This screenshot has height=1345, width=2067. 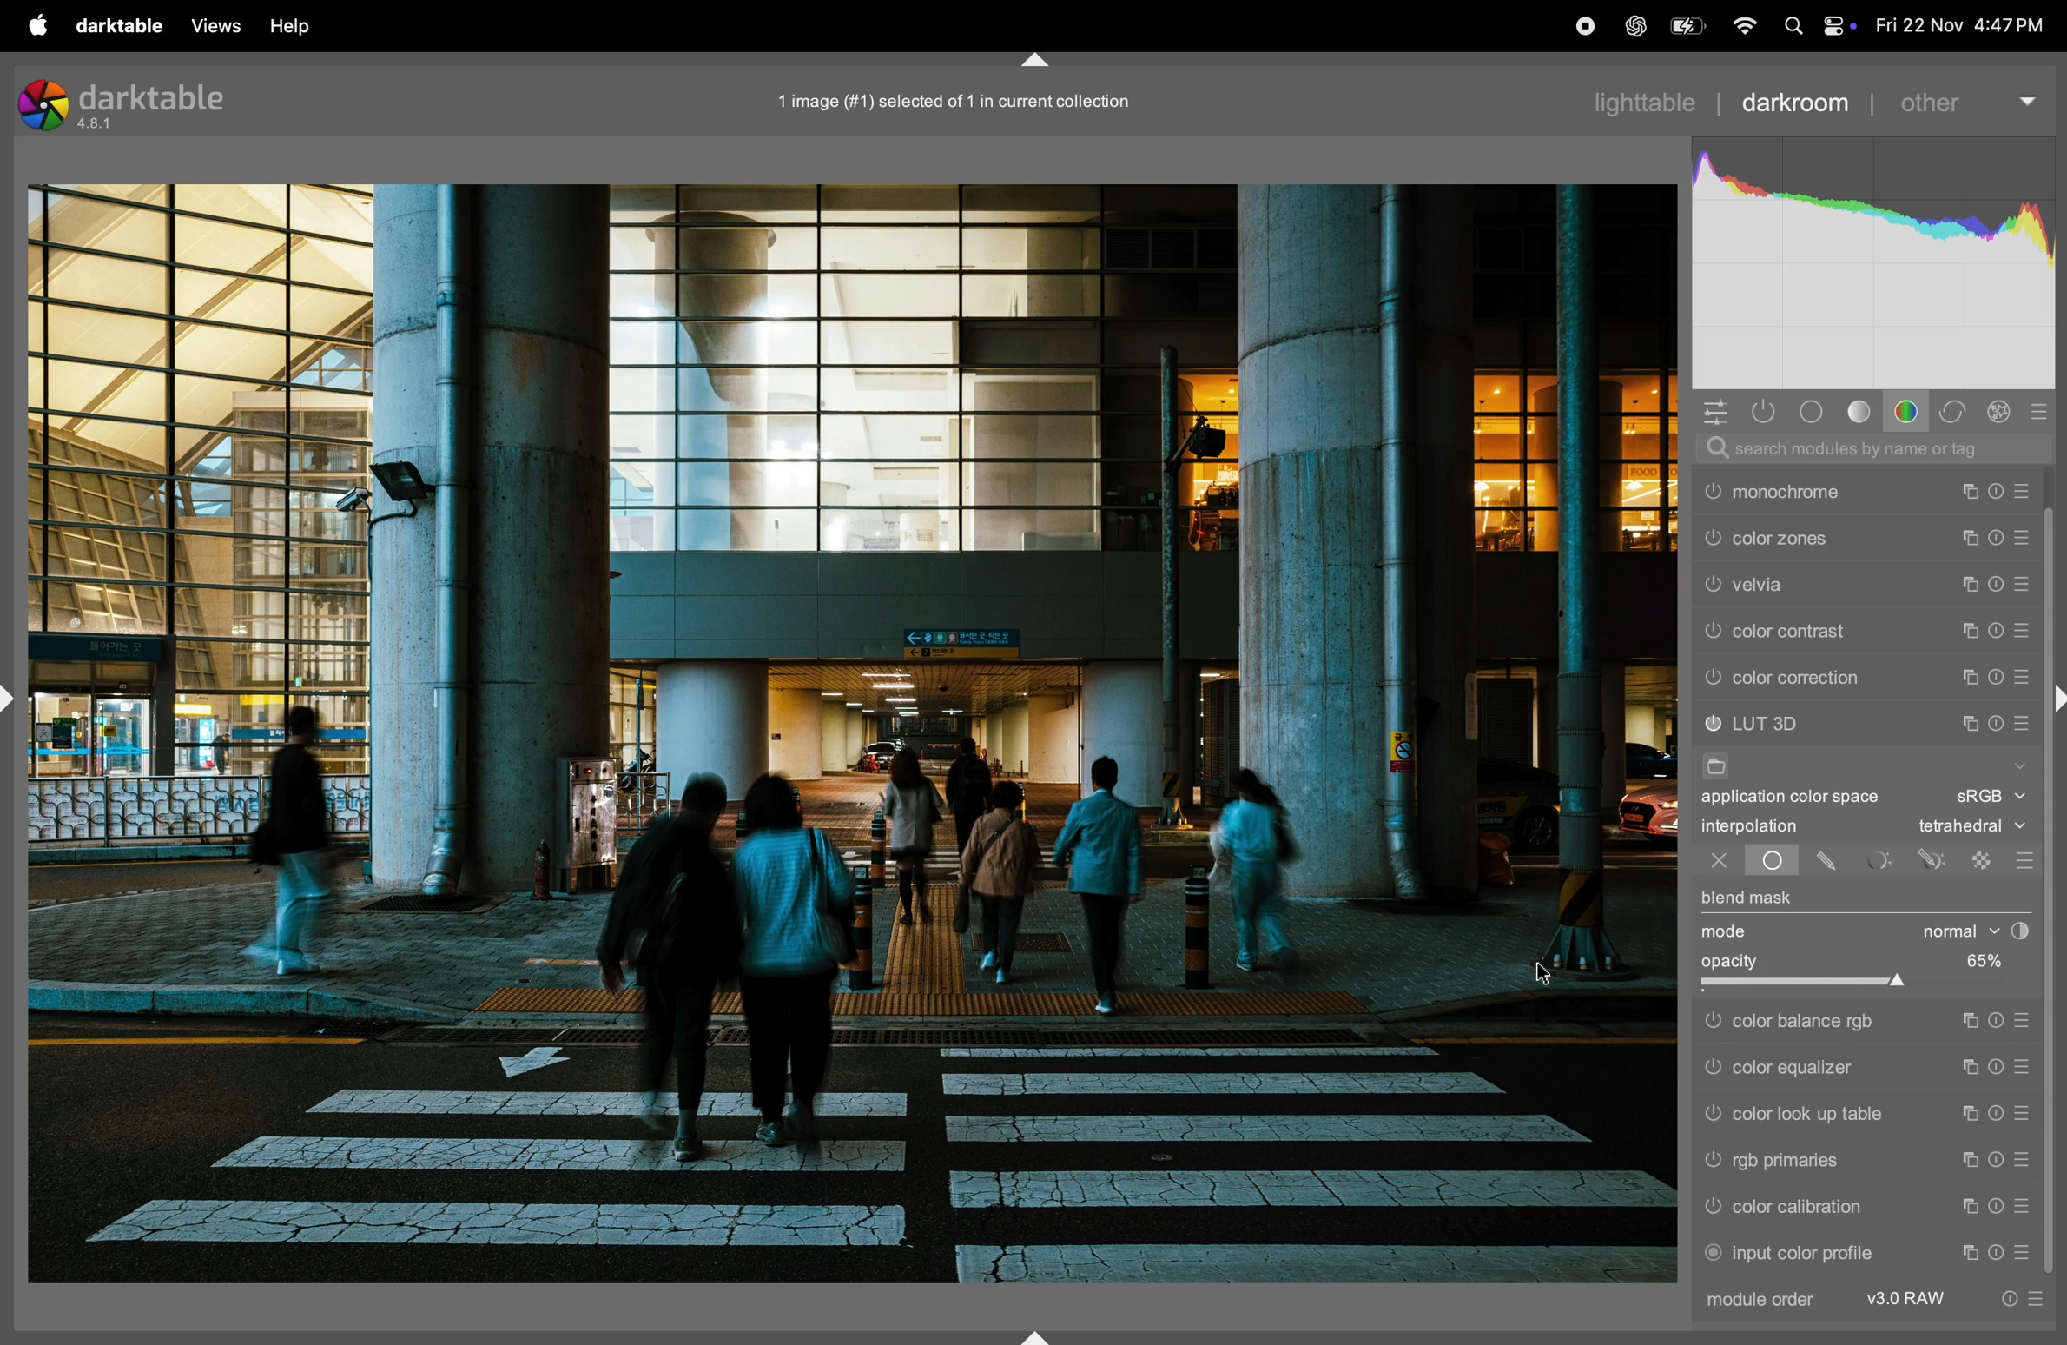 I want to click on multiple instance actions, so click(x=1965, y=1113).